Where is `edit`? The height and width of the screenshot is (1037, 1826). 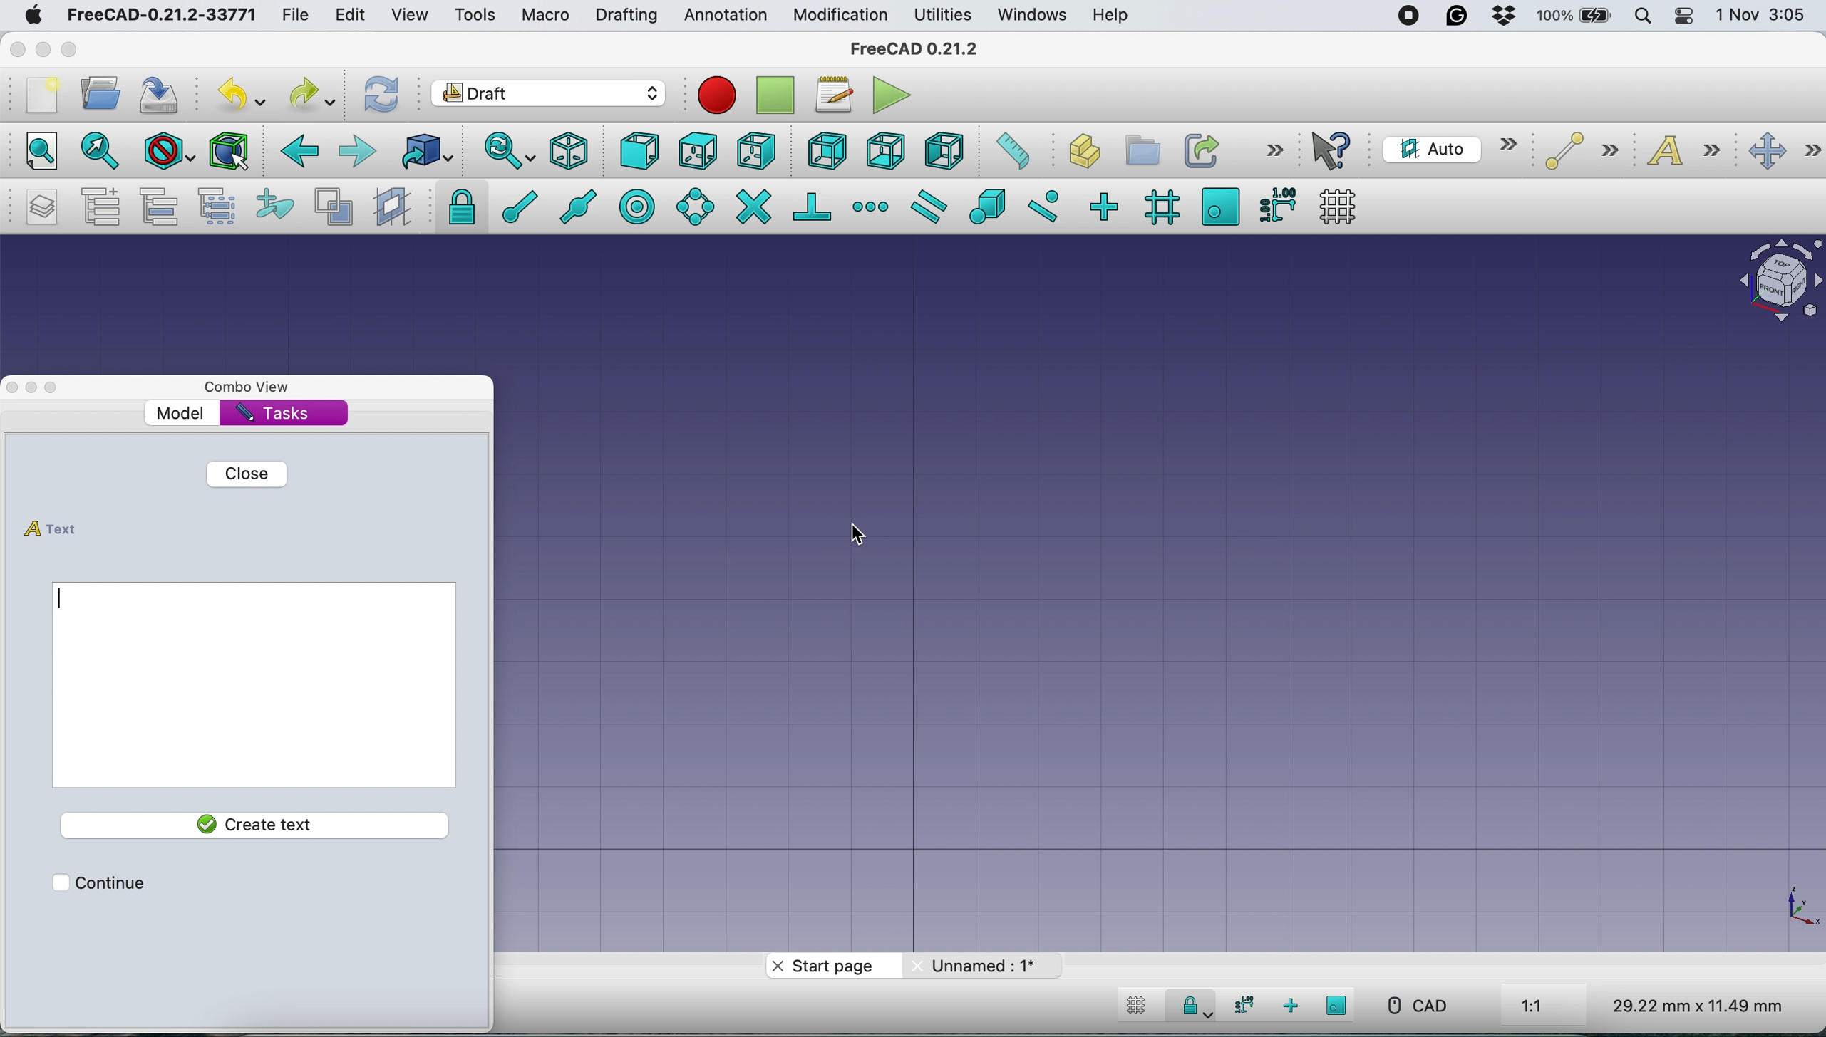
edit is located at coordinates (351, 14).